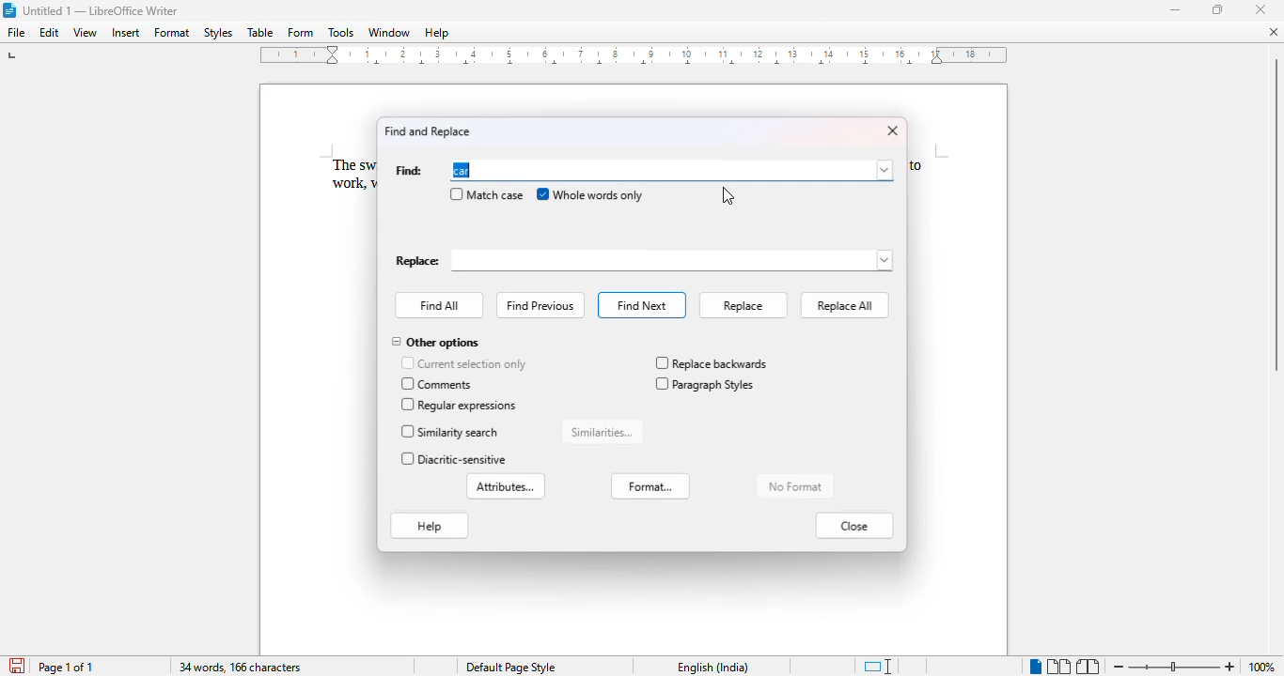 The height and width of the screenshot is (676, 1284). What do you see at coordinates (508, 486) in the screenshot?
I see `attributes` at bounding box center [508, 486].